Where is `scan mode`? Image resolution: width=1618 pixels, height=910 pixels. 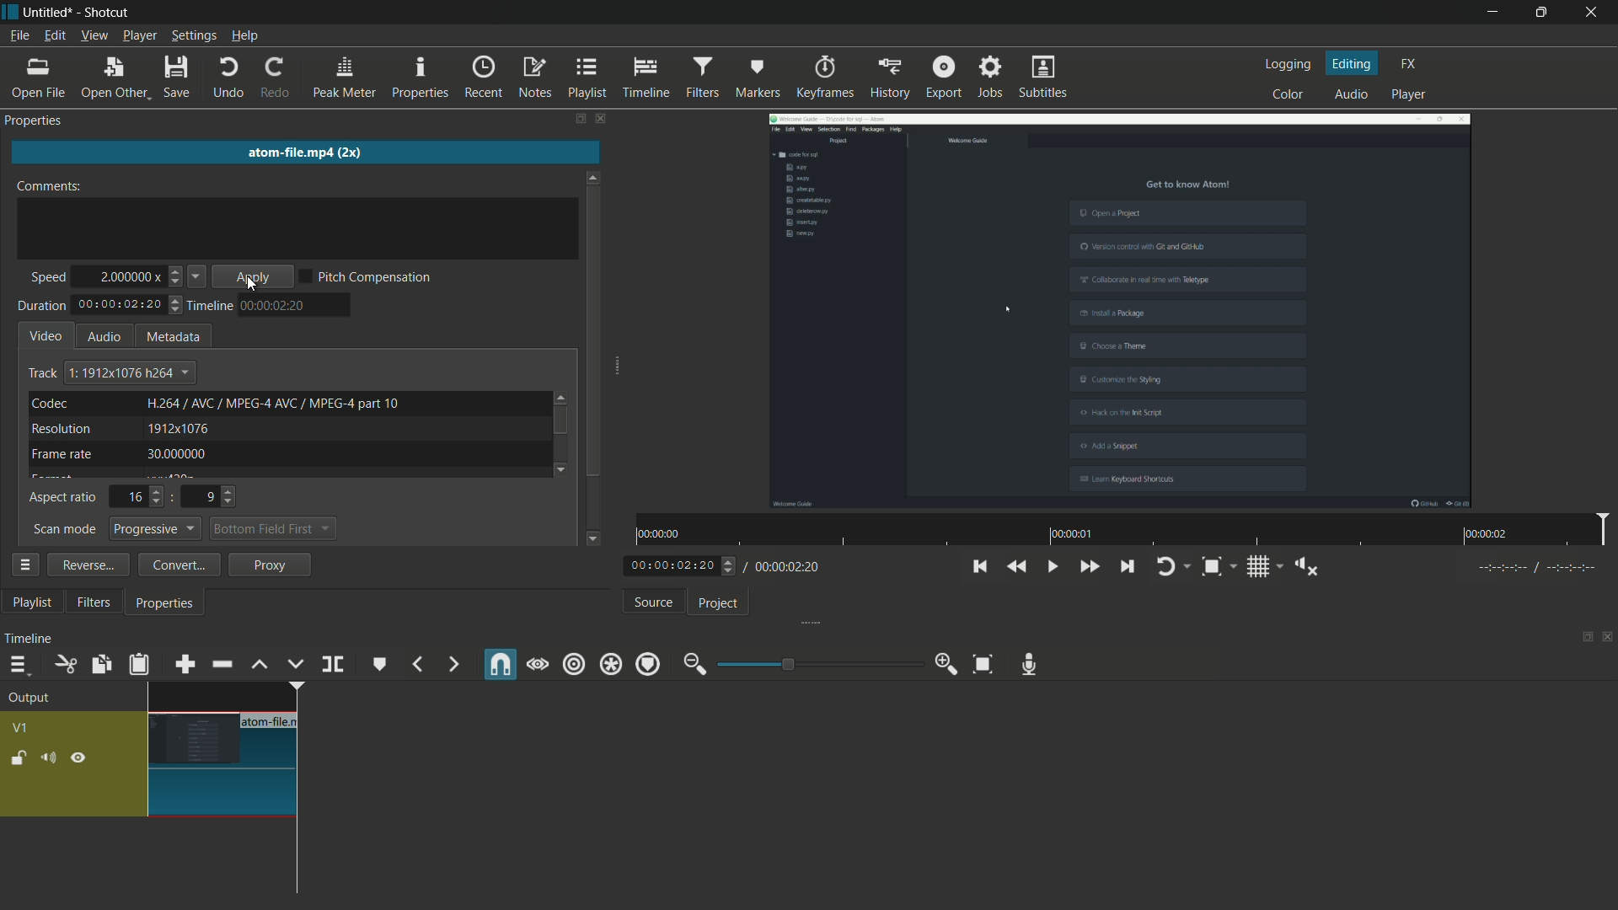
scan mode is located at coordinates (65, 530).